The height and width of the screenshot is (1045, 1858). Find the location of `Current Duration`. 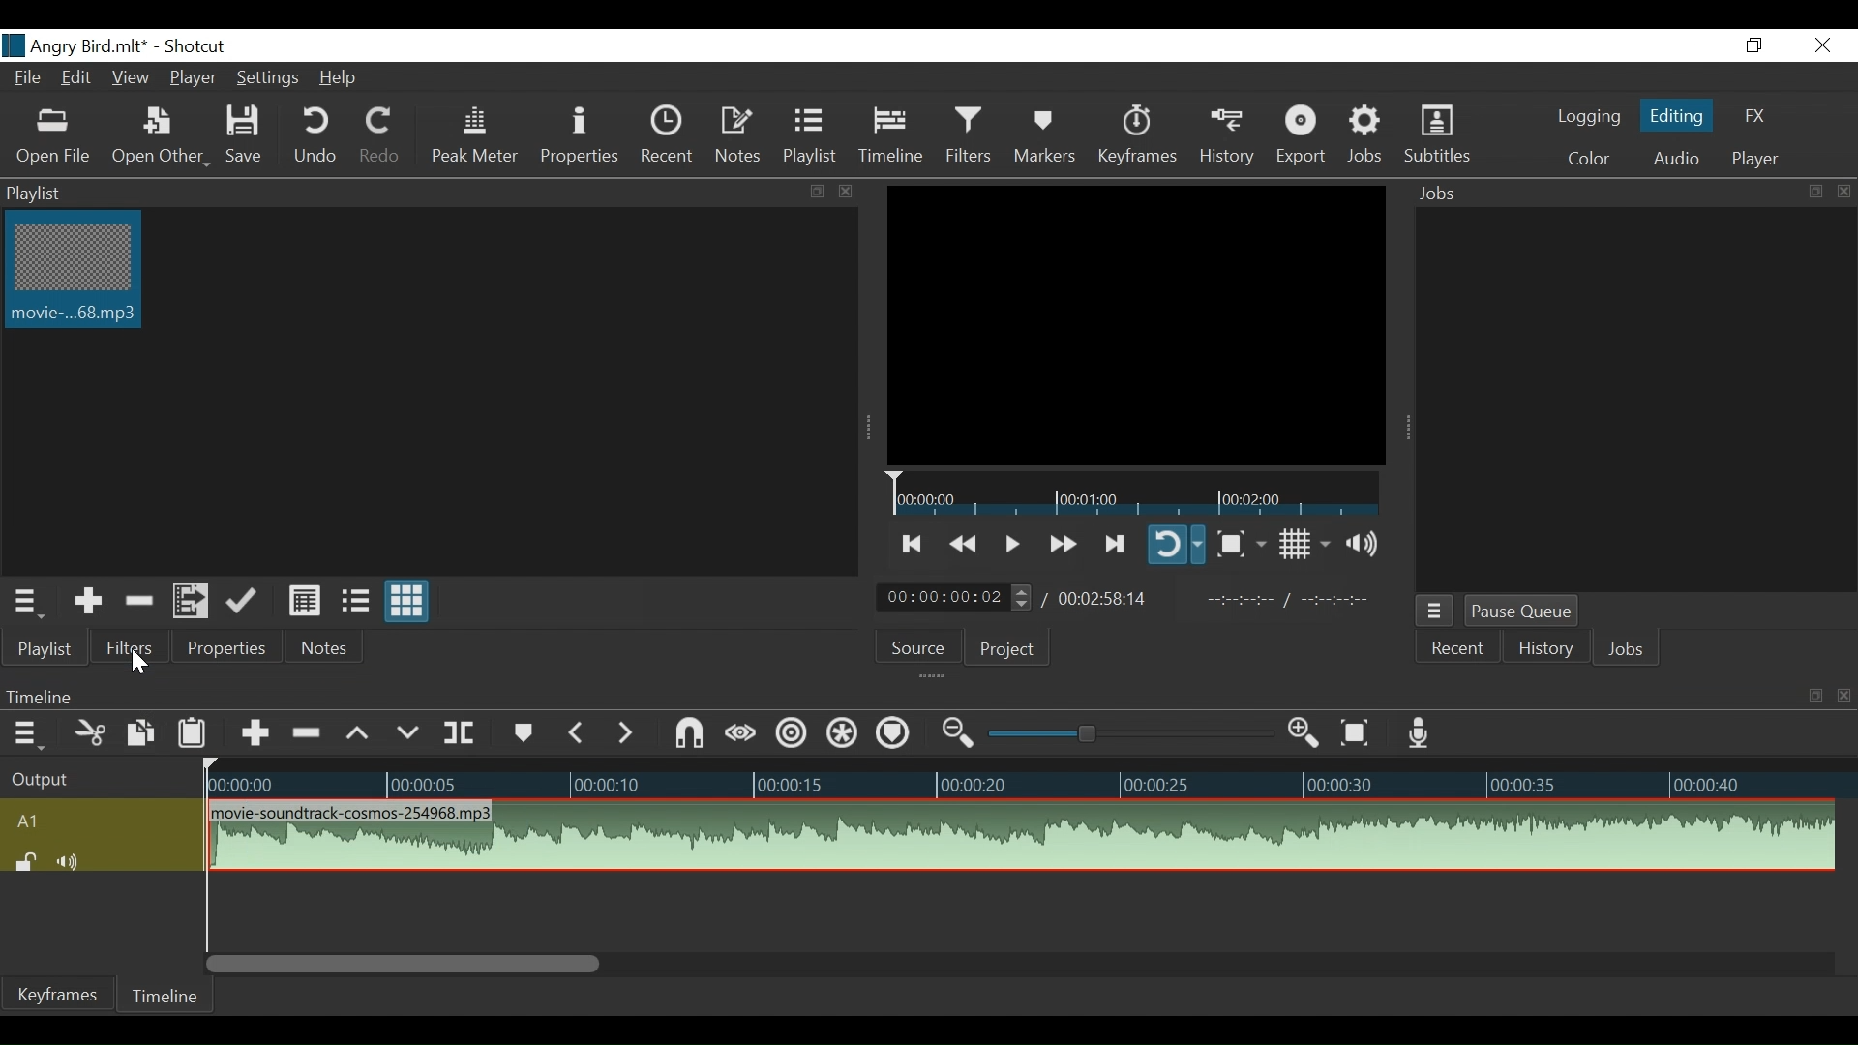

Current Duration is located at coordinates (955, 596).